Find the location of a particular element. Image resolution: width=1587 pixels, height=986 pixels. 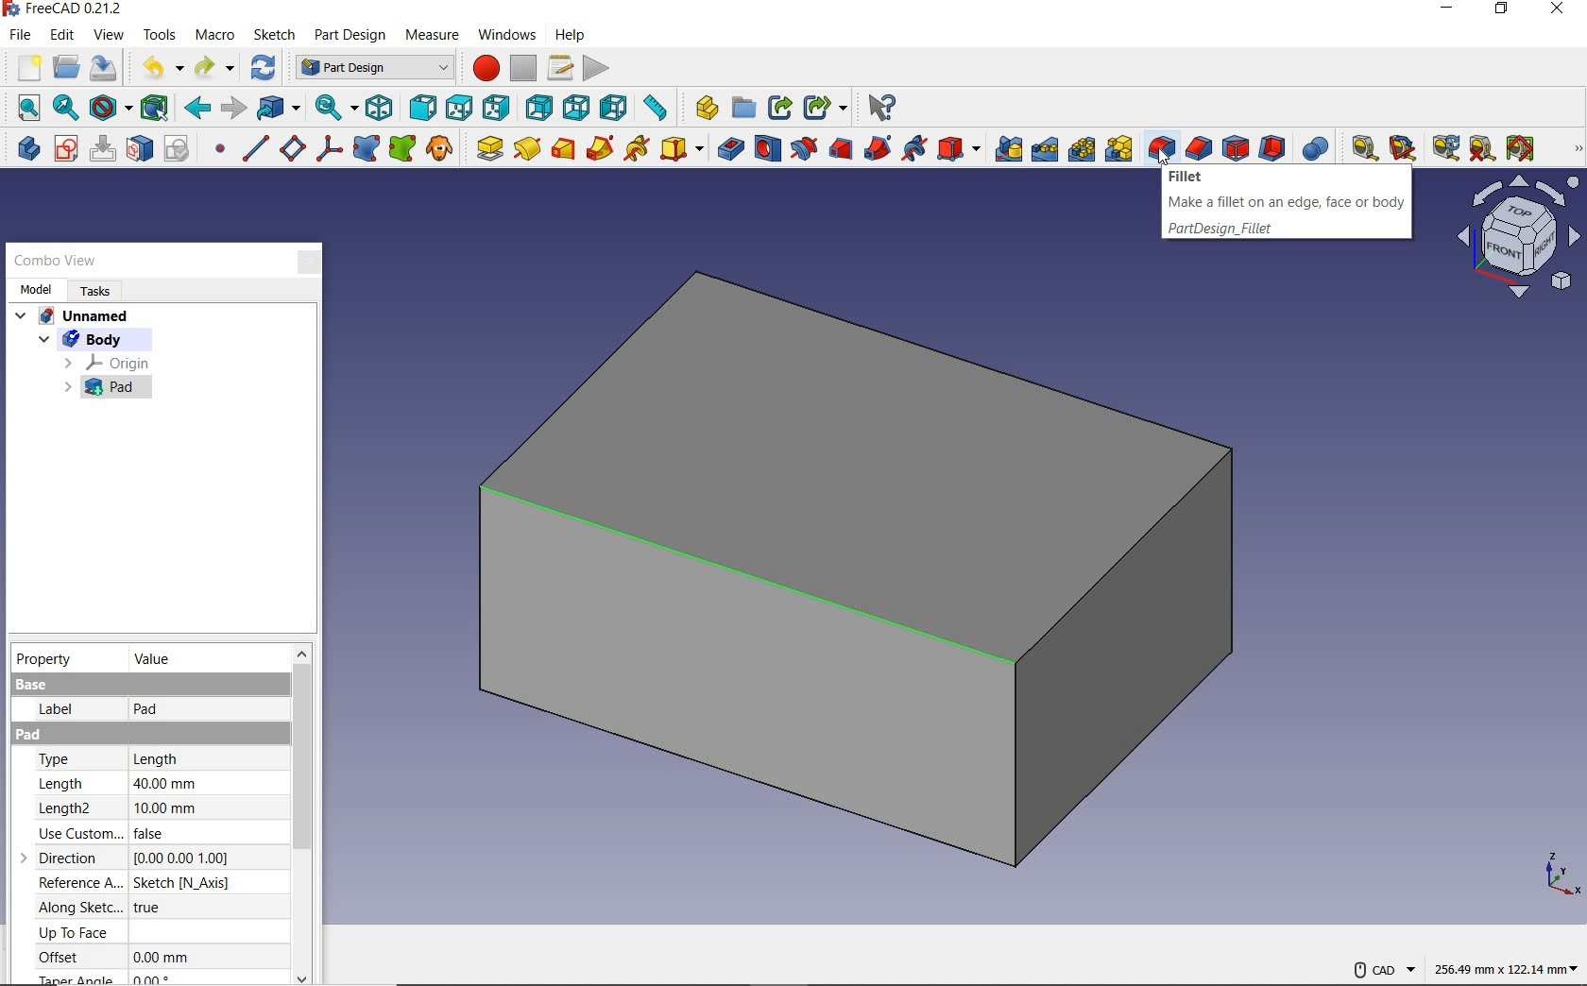

Plane view is located at coordinates (1517, 240).